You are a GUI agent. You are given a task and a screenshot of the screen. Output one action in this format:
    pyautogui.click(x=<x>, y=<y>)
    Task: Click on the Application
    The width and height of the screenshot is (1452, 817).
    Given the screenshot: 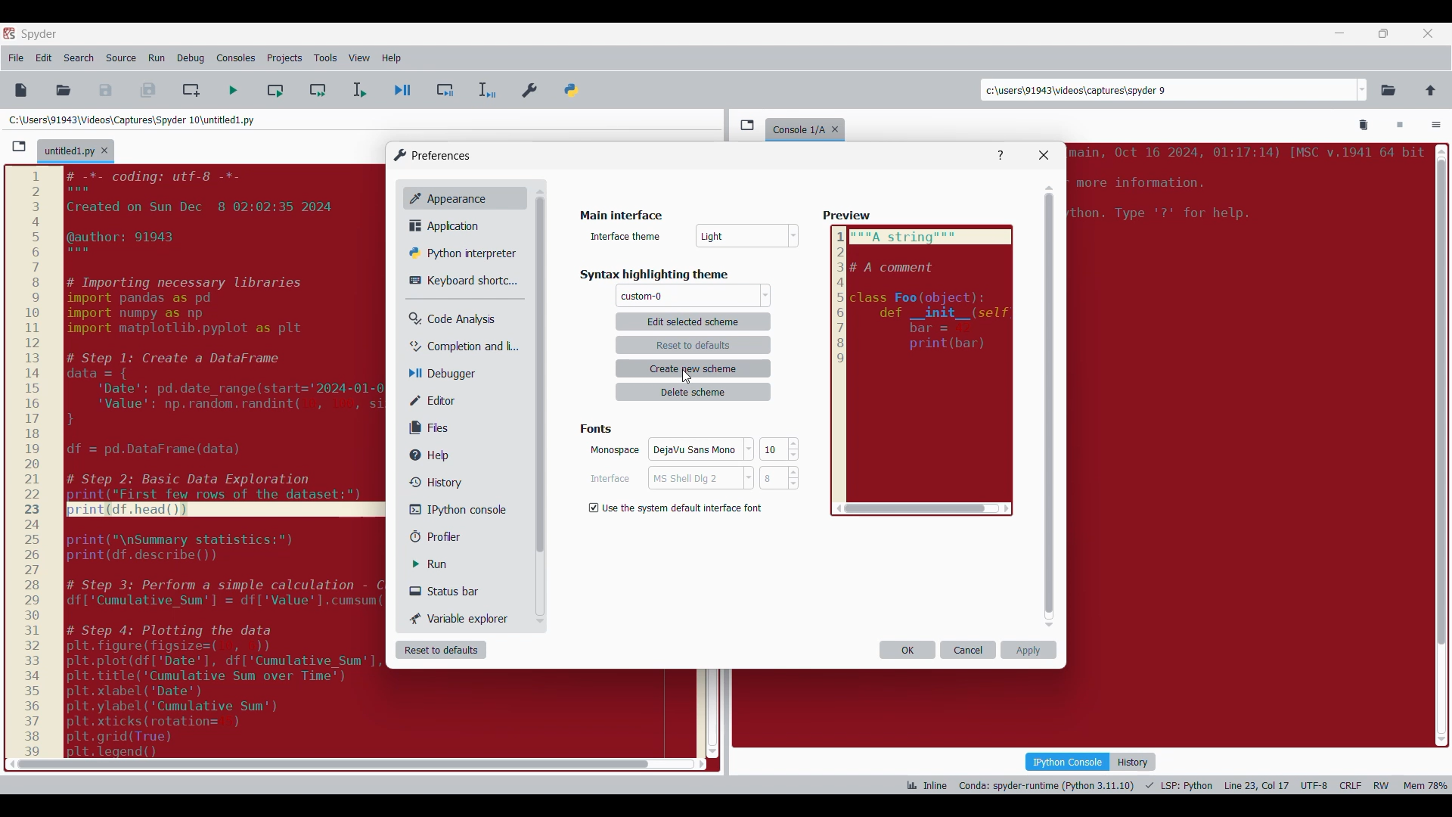 What is the action you would take?
    pyautogui.click(x=467, y=225)
    